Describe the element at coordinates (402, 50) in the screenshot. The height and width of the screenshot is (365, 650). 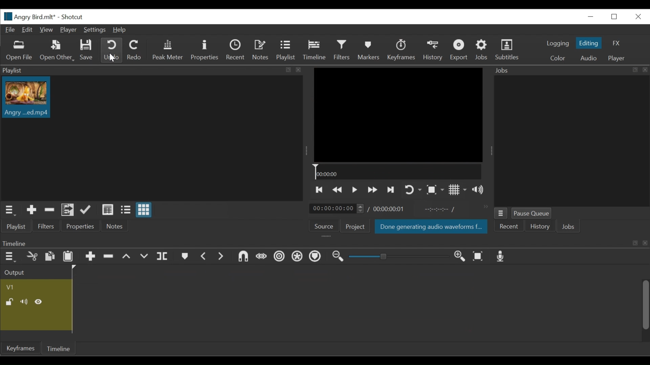
I see `Keyframes` at that location.